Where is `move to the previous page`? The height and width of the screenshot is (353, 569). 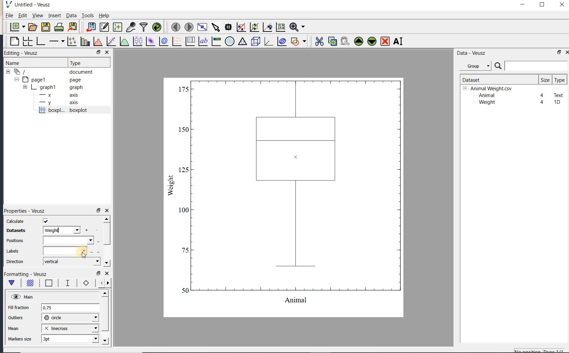
move to the previous page is located at coordinates (174, 26).